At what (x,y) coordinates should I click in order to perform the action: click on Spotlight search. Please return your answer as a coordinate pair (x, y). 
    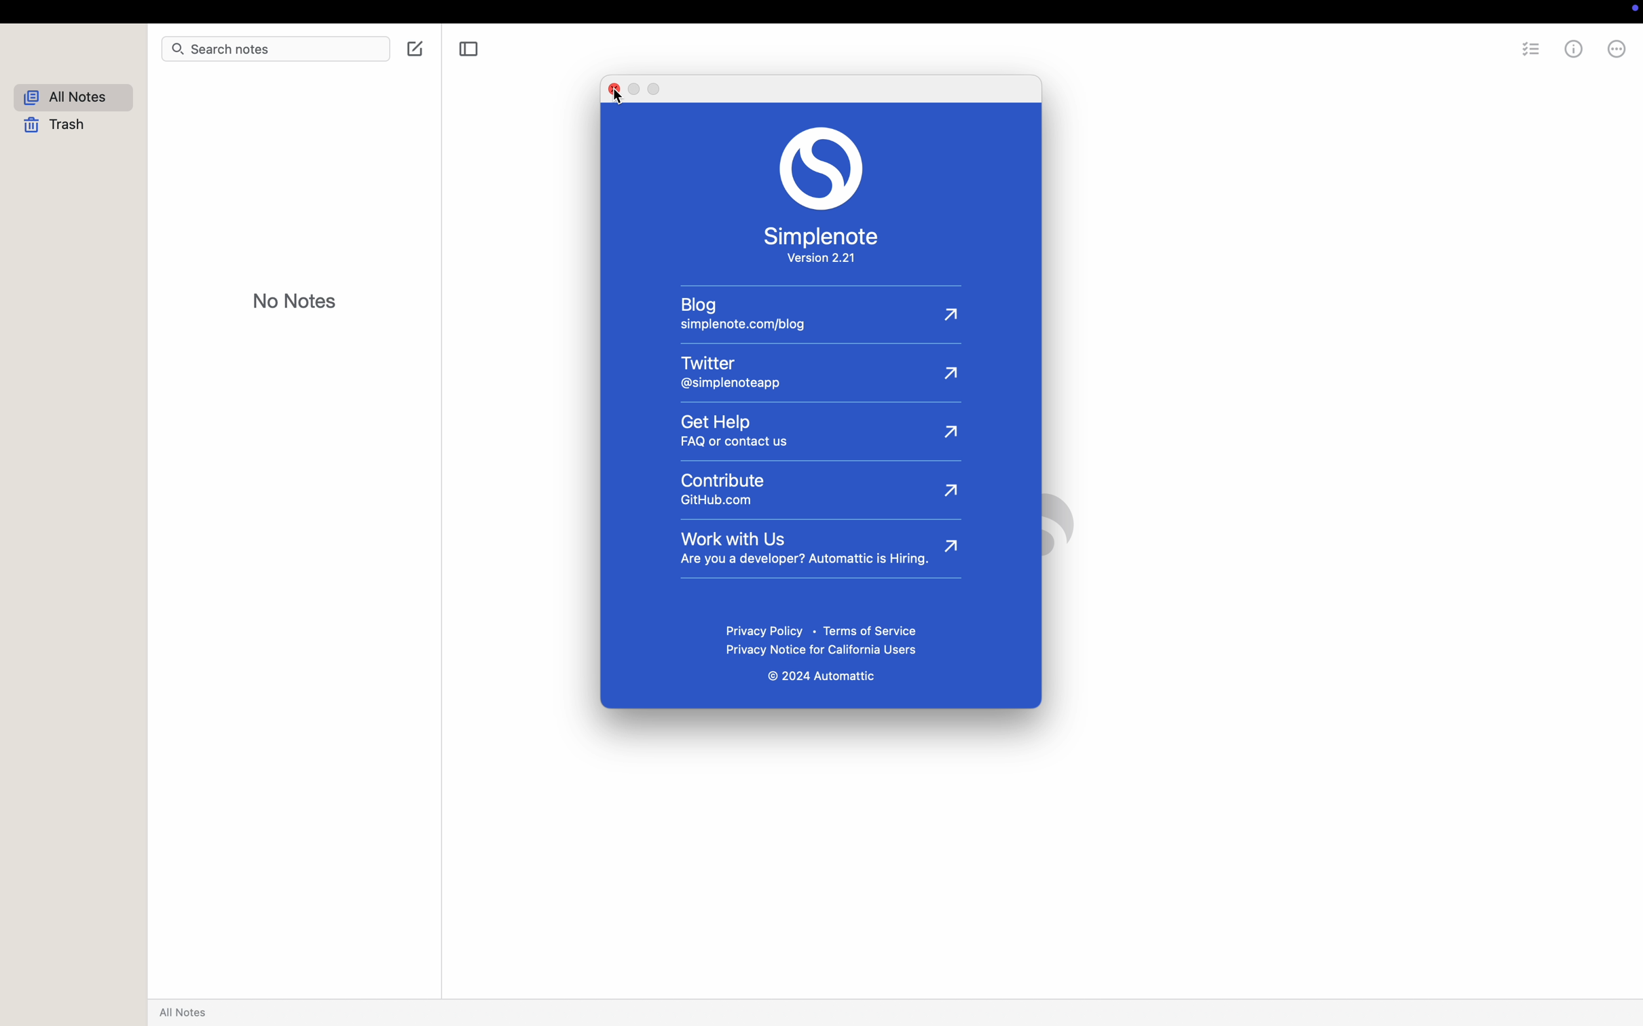
    Looking at the image, I should click on (1462, 11).